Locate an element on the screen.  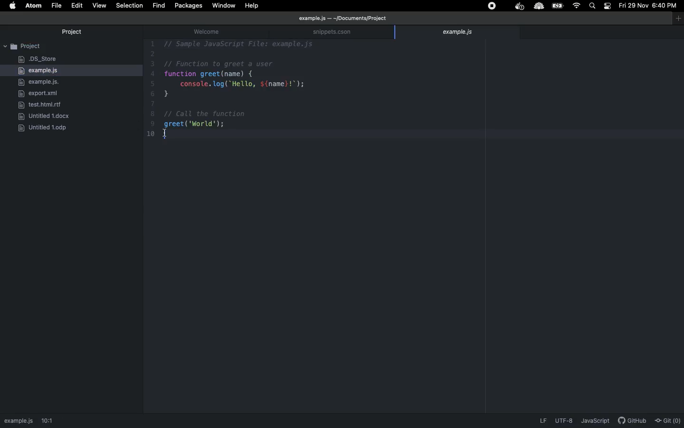
Internet is located at coordinates (577, 6).